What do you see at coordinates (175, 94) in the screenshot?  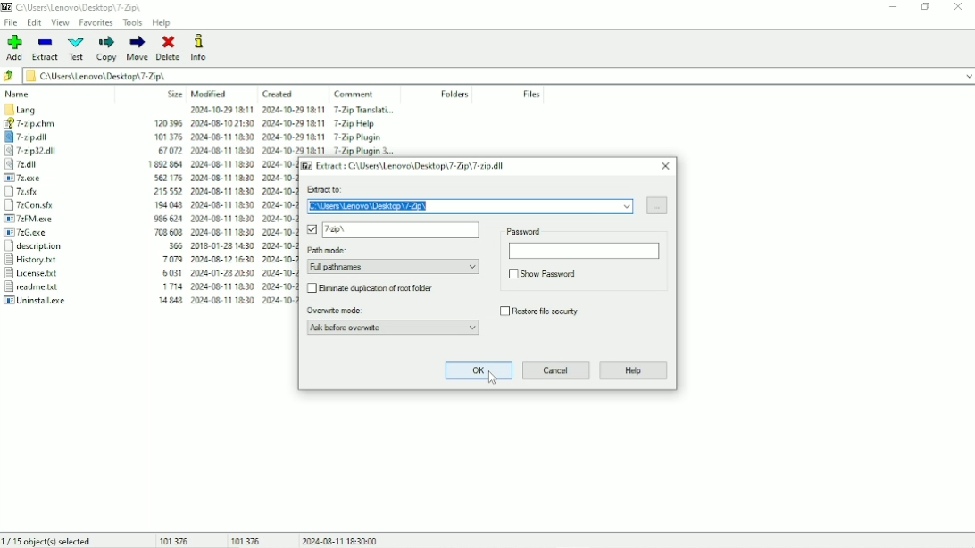 I see `Size` at bounding box center [175, 94].